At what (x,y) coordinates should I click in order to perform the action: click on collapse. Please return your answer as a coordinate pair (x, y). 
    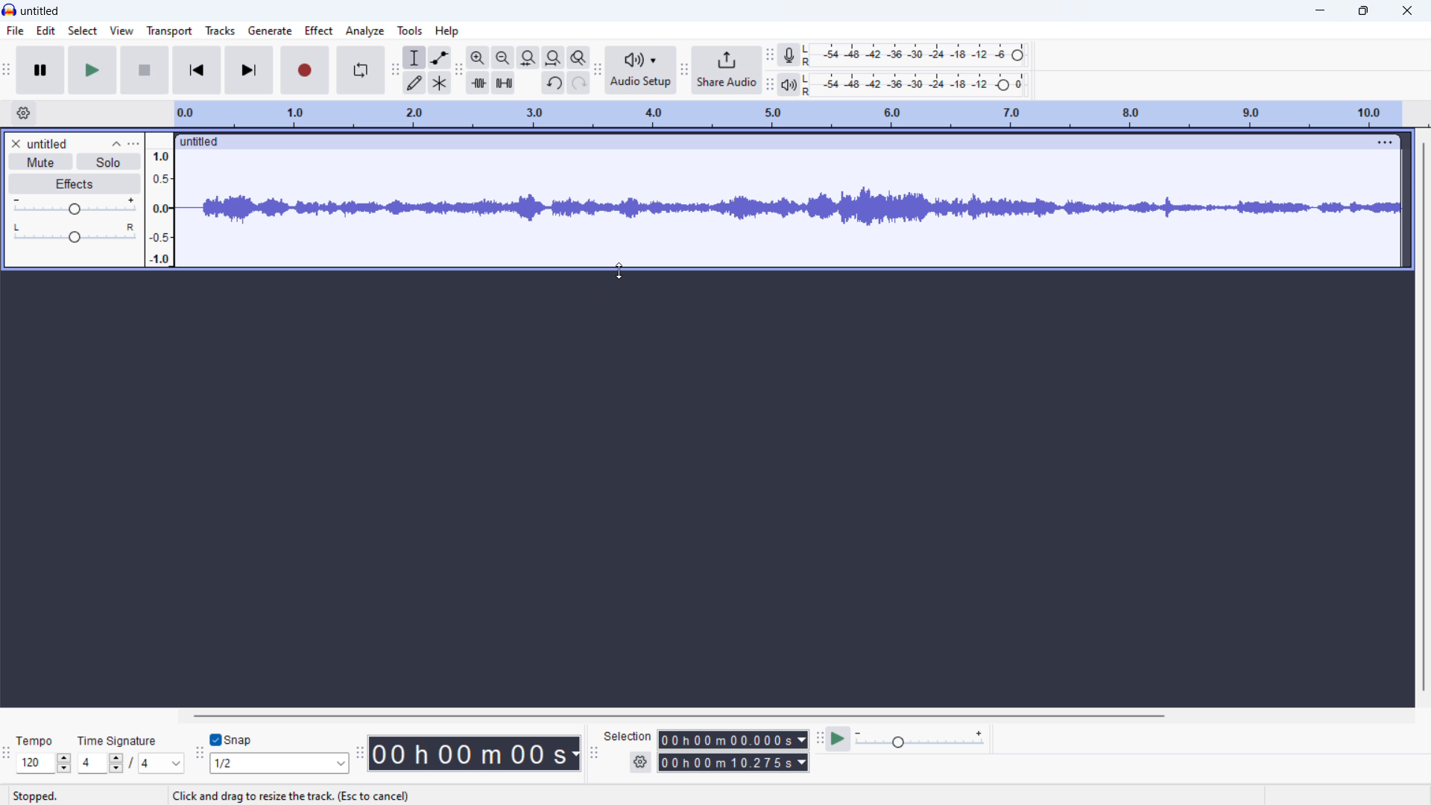
    Looking at the image, I should click on (120, 142).